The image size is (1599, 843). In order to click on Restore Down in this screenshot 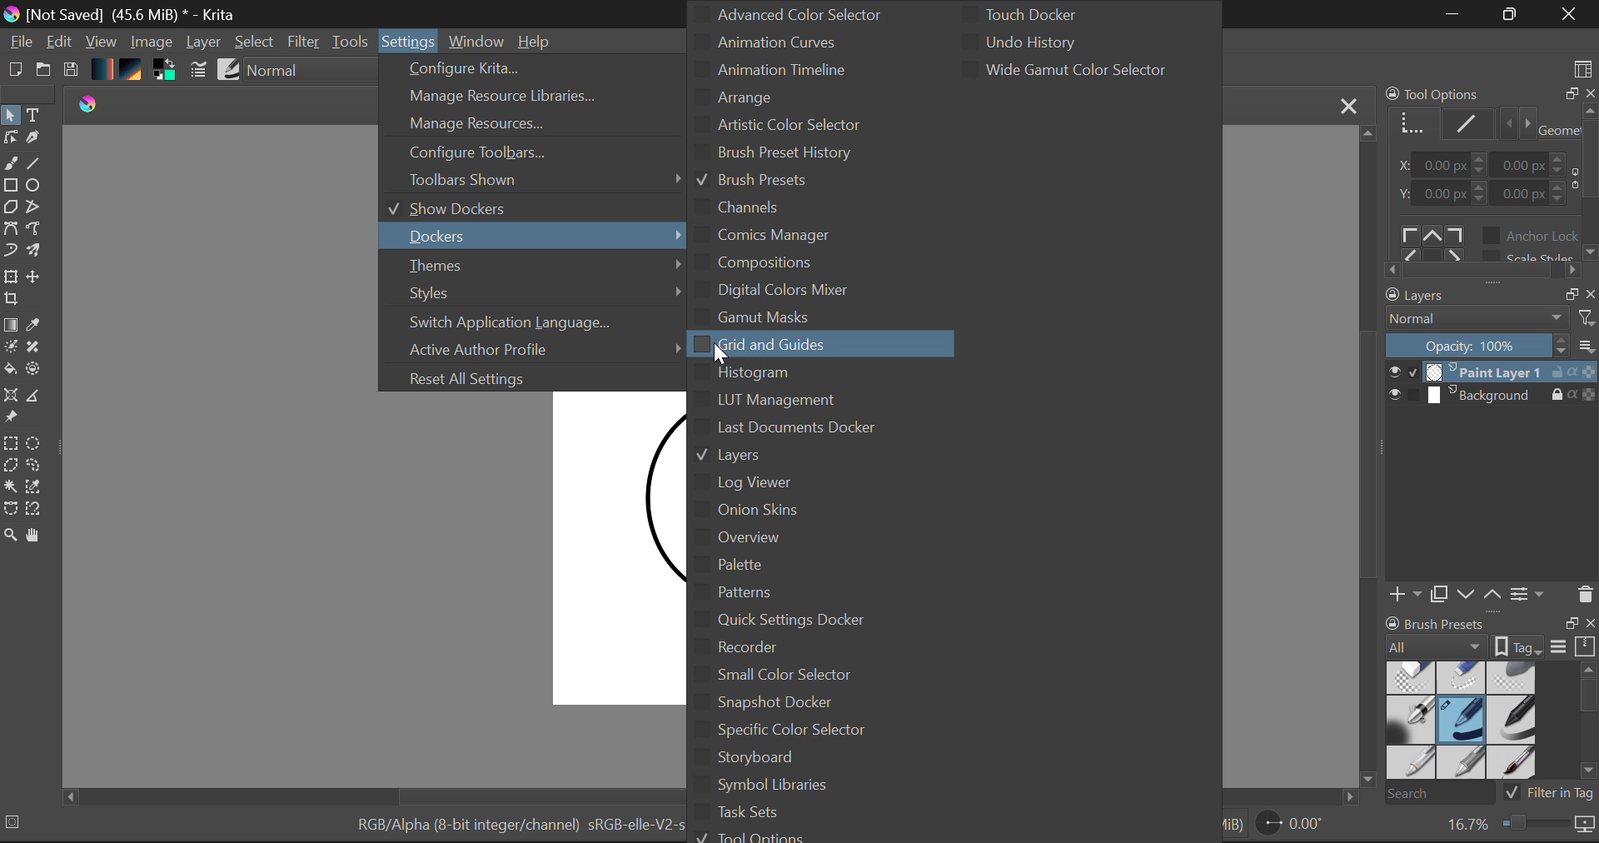, I will do `click(1453, 15)`.